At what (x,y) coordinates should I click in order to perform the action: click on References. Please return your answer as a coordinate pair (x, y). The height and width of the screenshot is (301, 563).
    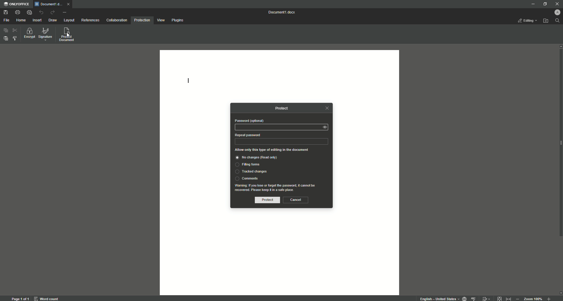
    Looking at the image, I should click on (90, 20).